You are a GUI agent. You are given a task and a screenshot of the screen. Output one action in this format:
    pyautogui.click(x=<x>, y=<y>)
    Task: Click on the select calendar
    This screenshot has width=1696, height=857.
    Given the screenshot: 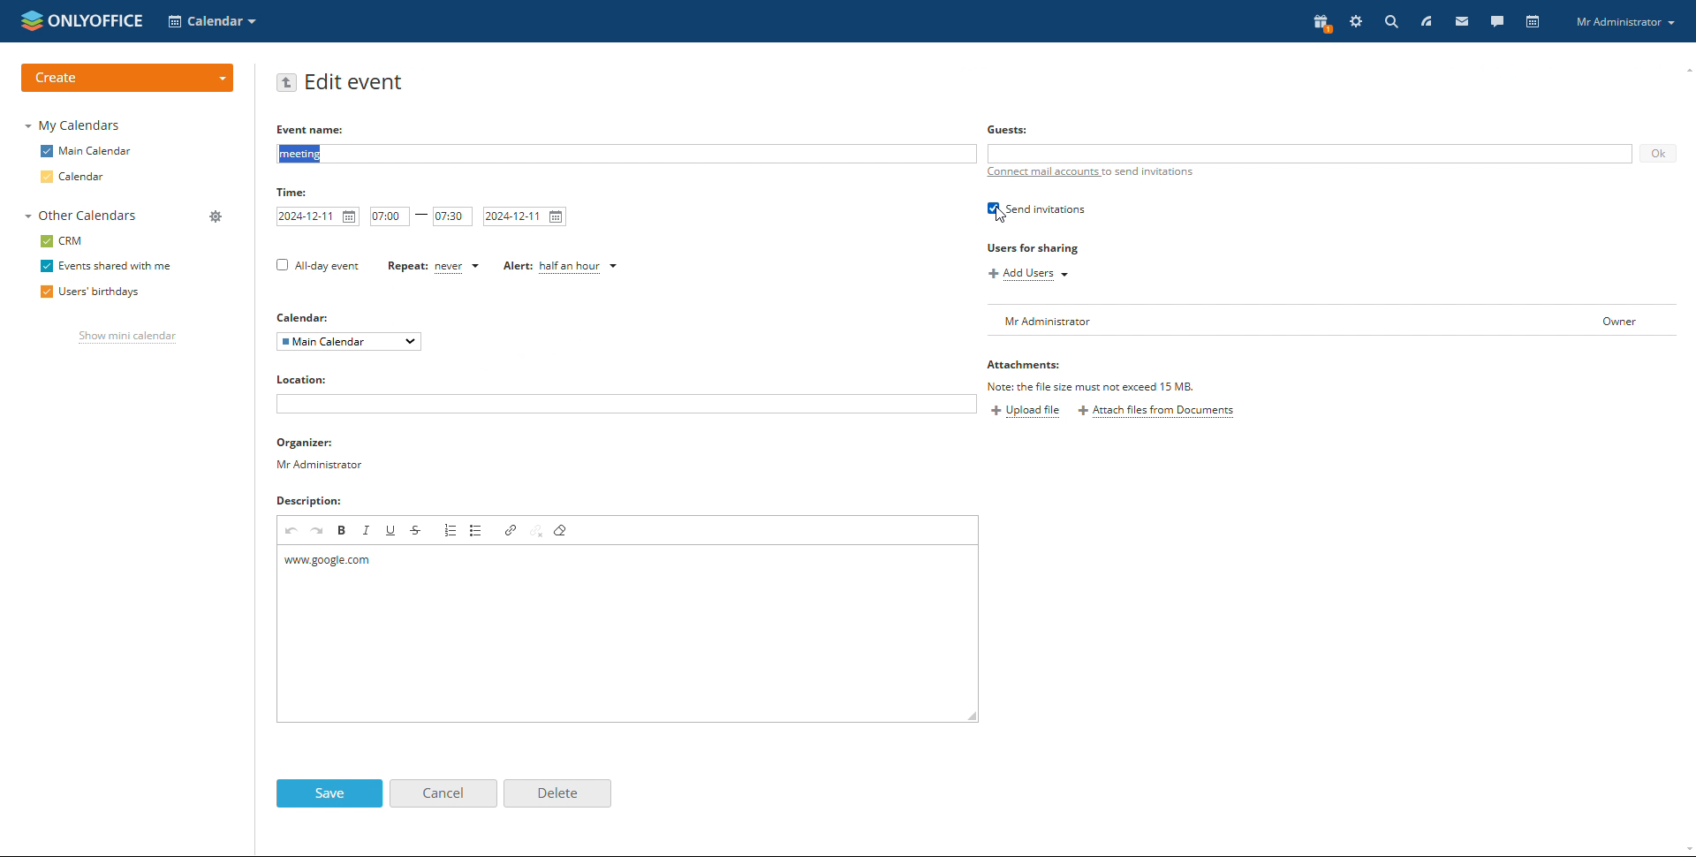 What is the action you would take?
    pyautogui.click(x=348, y=342)
    